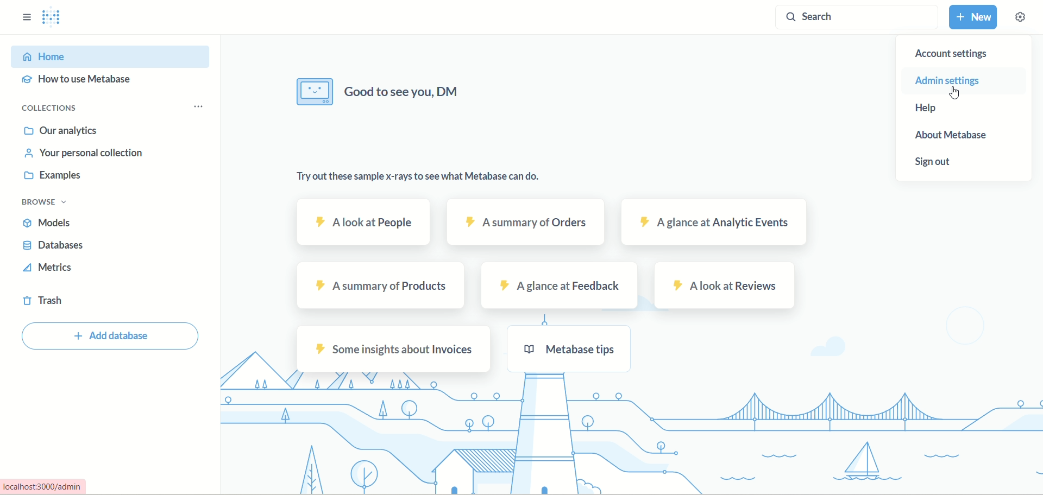 The width and height of the screenshot is (1043, 495). Describe the element at coordinates (421, 177) in the screenshot. I see `text` at that location.